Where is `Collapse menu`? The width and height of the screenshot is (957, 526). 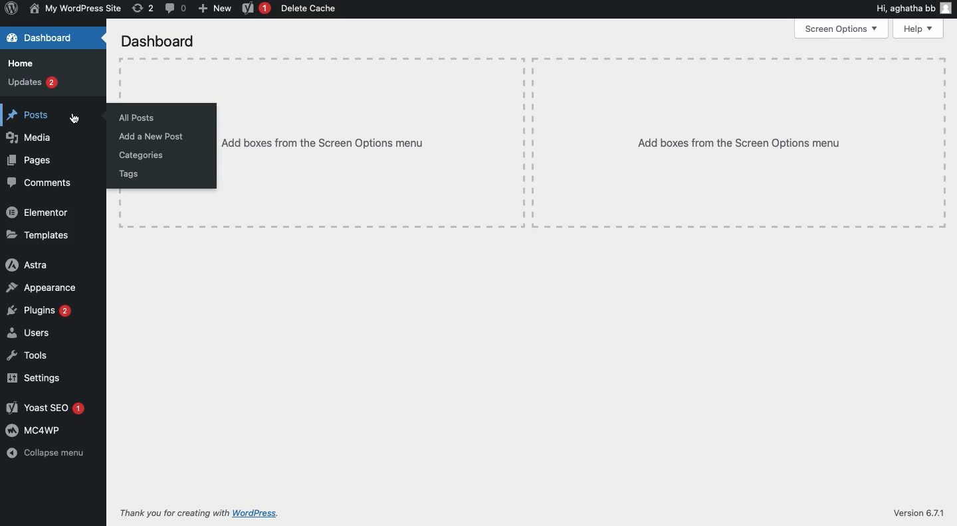 Collapse menu is located at coordinates (47, 453).